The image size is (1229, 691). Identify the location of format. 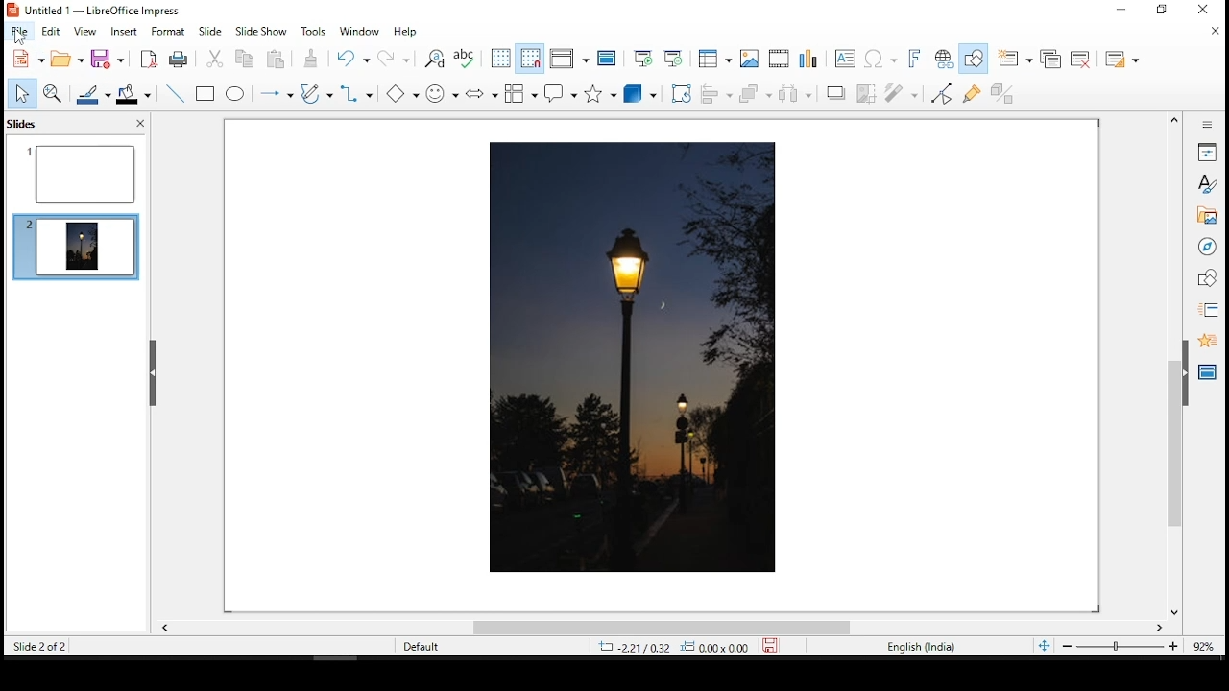
(168, 32).